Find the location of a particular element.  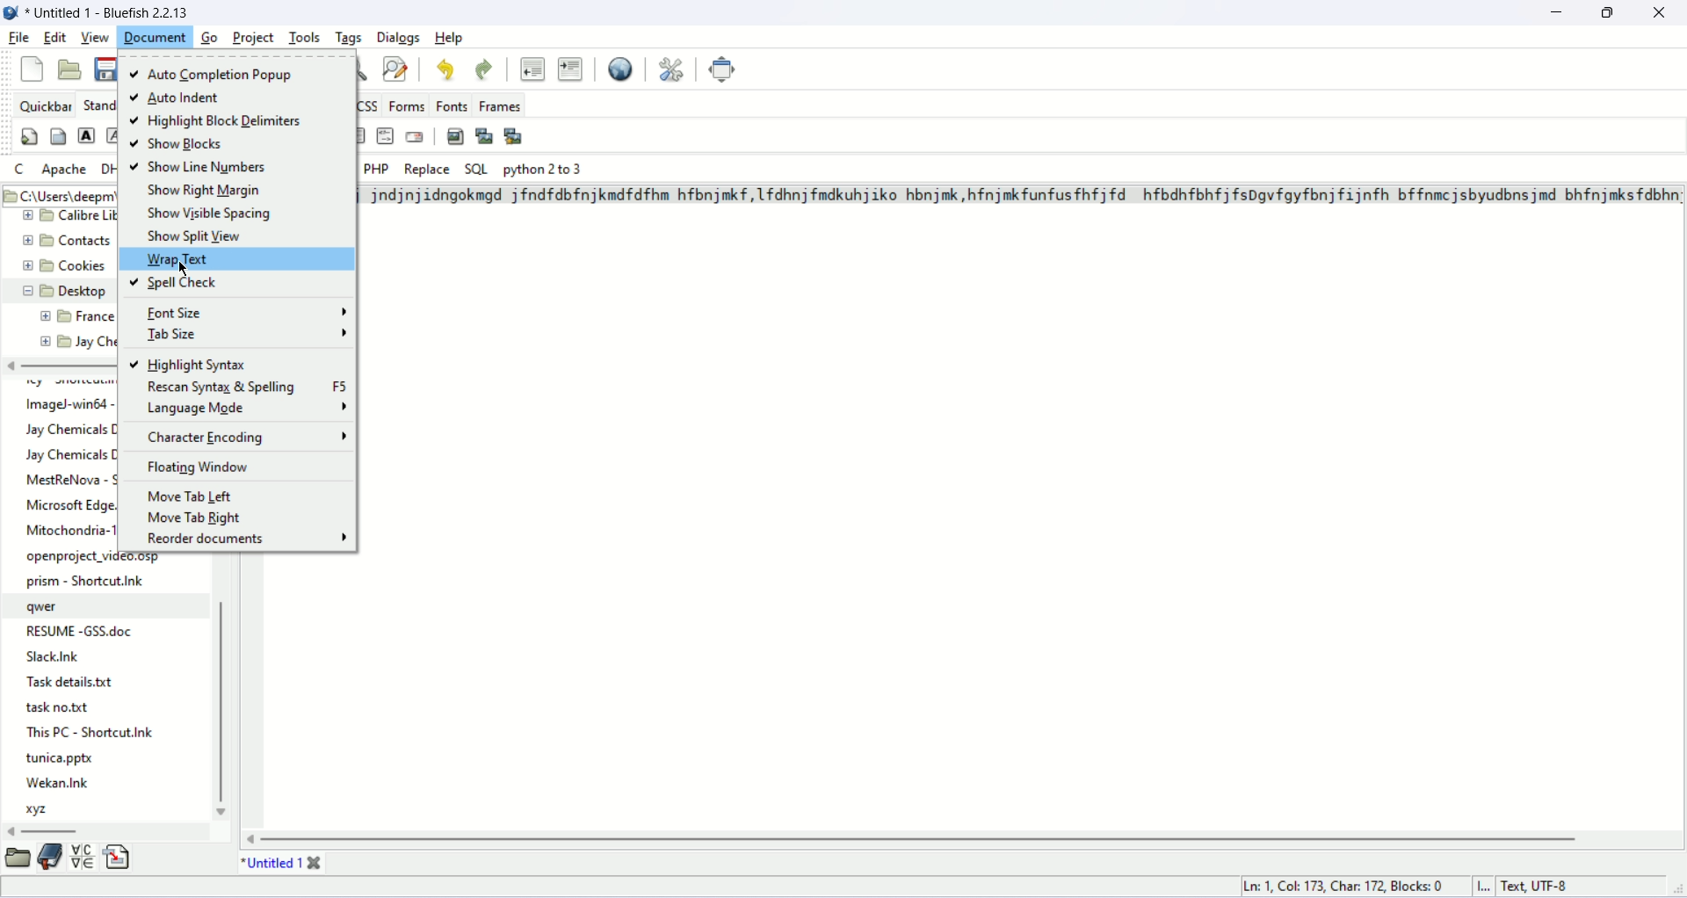

tags is located at coordinates (349, 37).